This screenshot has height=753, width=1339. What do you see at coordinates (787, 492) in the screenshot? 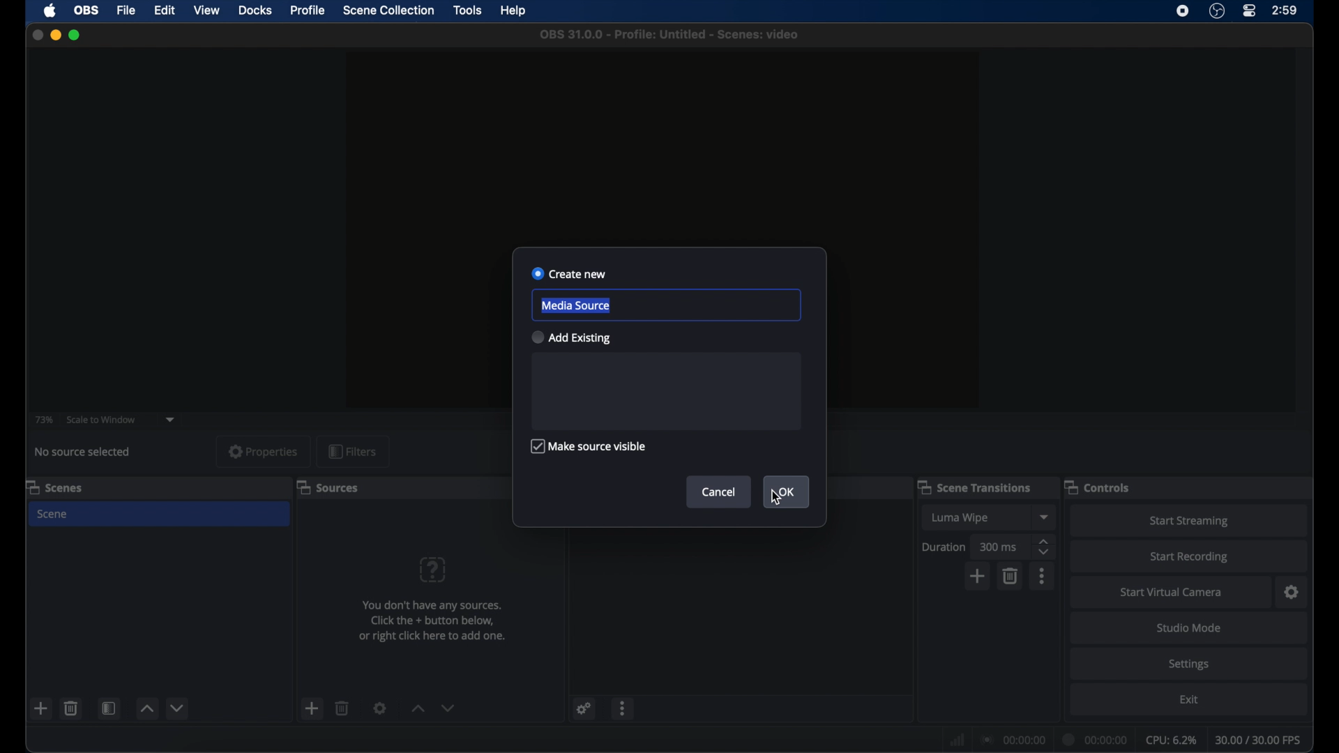
I see `ok` at bounding box center [787, 492].